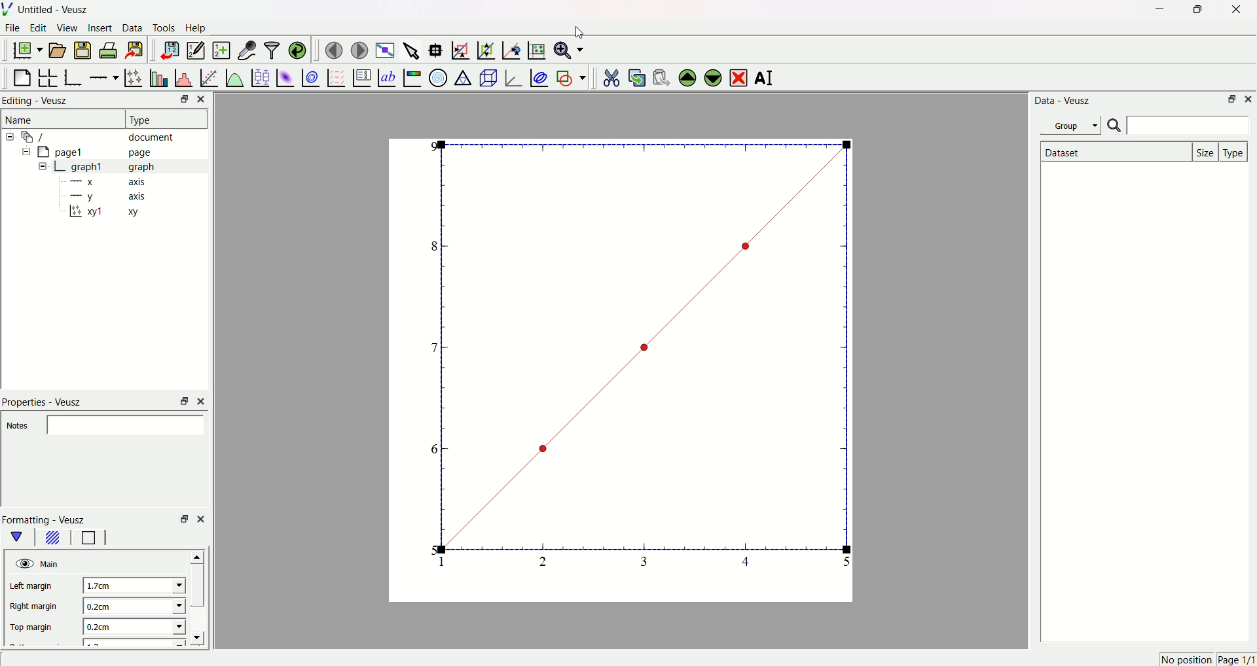 This screenshot has width=1257, height=666. Describe the element at coordinates (570, 77) in the screenshot. I see `add a shape ` at that location.